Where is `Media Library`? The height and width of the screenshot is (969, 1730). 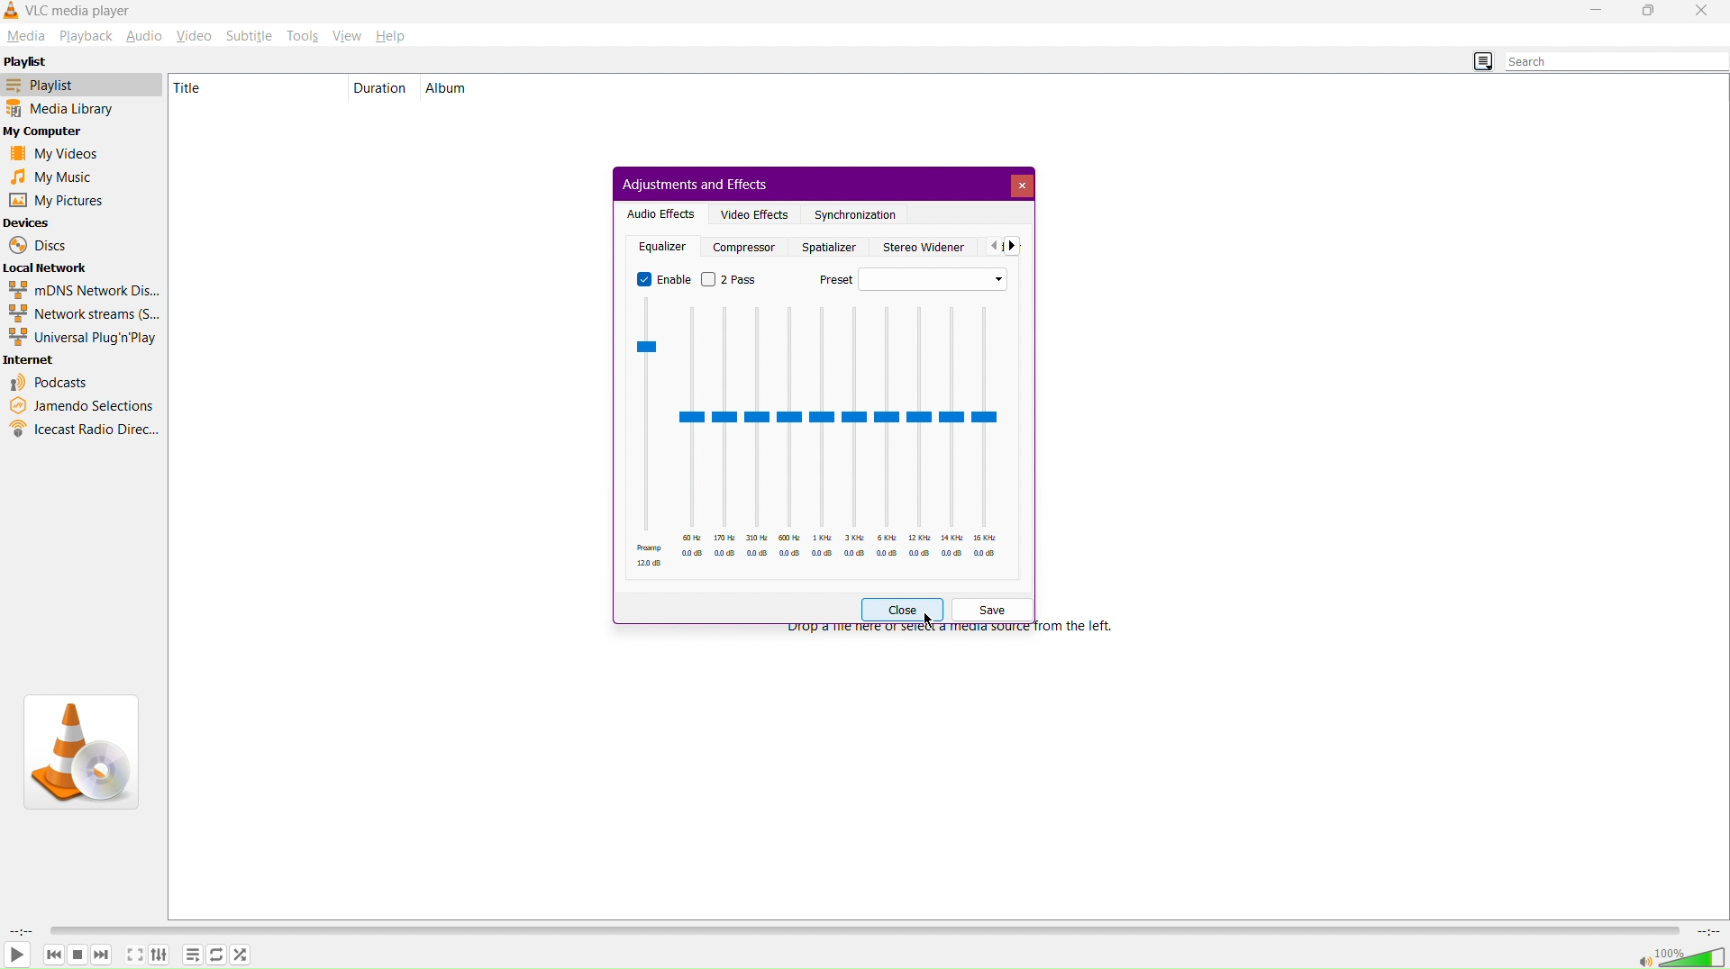
Media Library is located at coordinates (82, 109).